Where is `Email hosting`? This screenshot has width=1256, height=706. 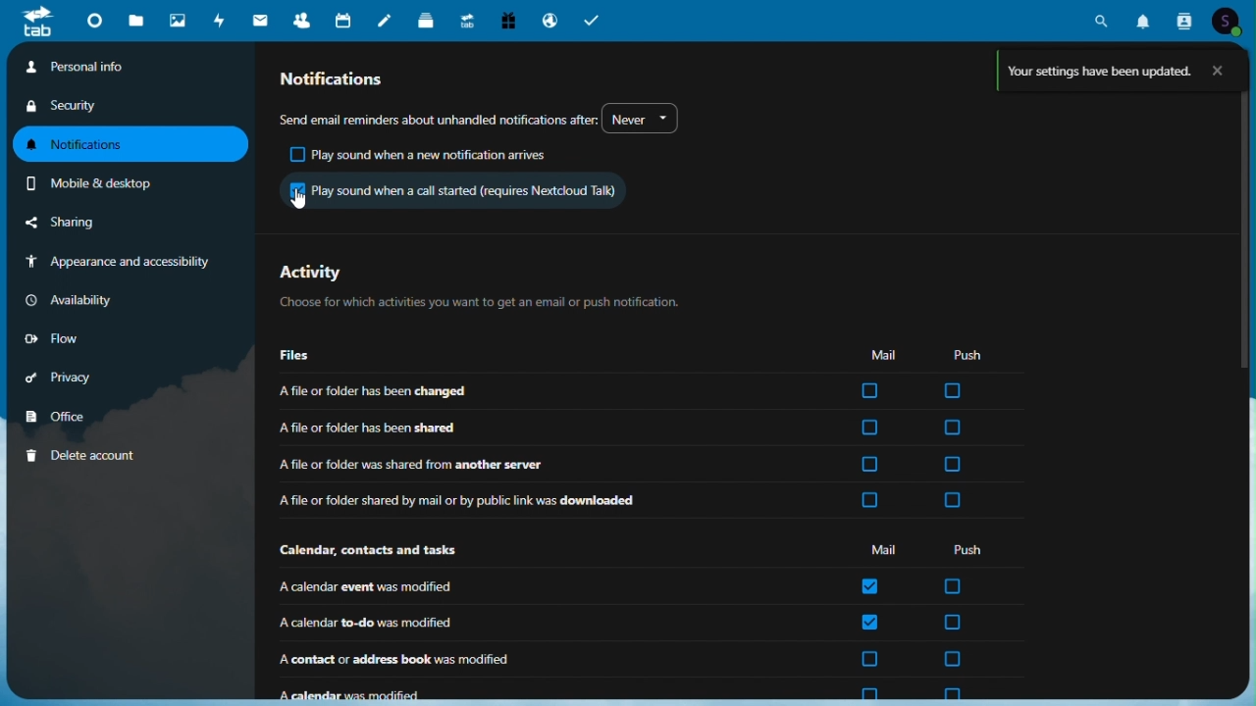 Email hosting is located at coordinates (551, 19).